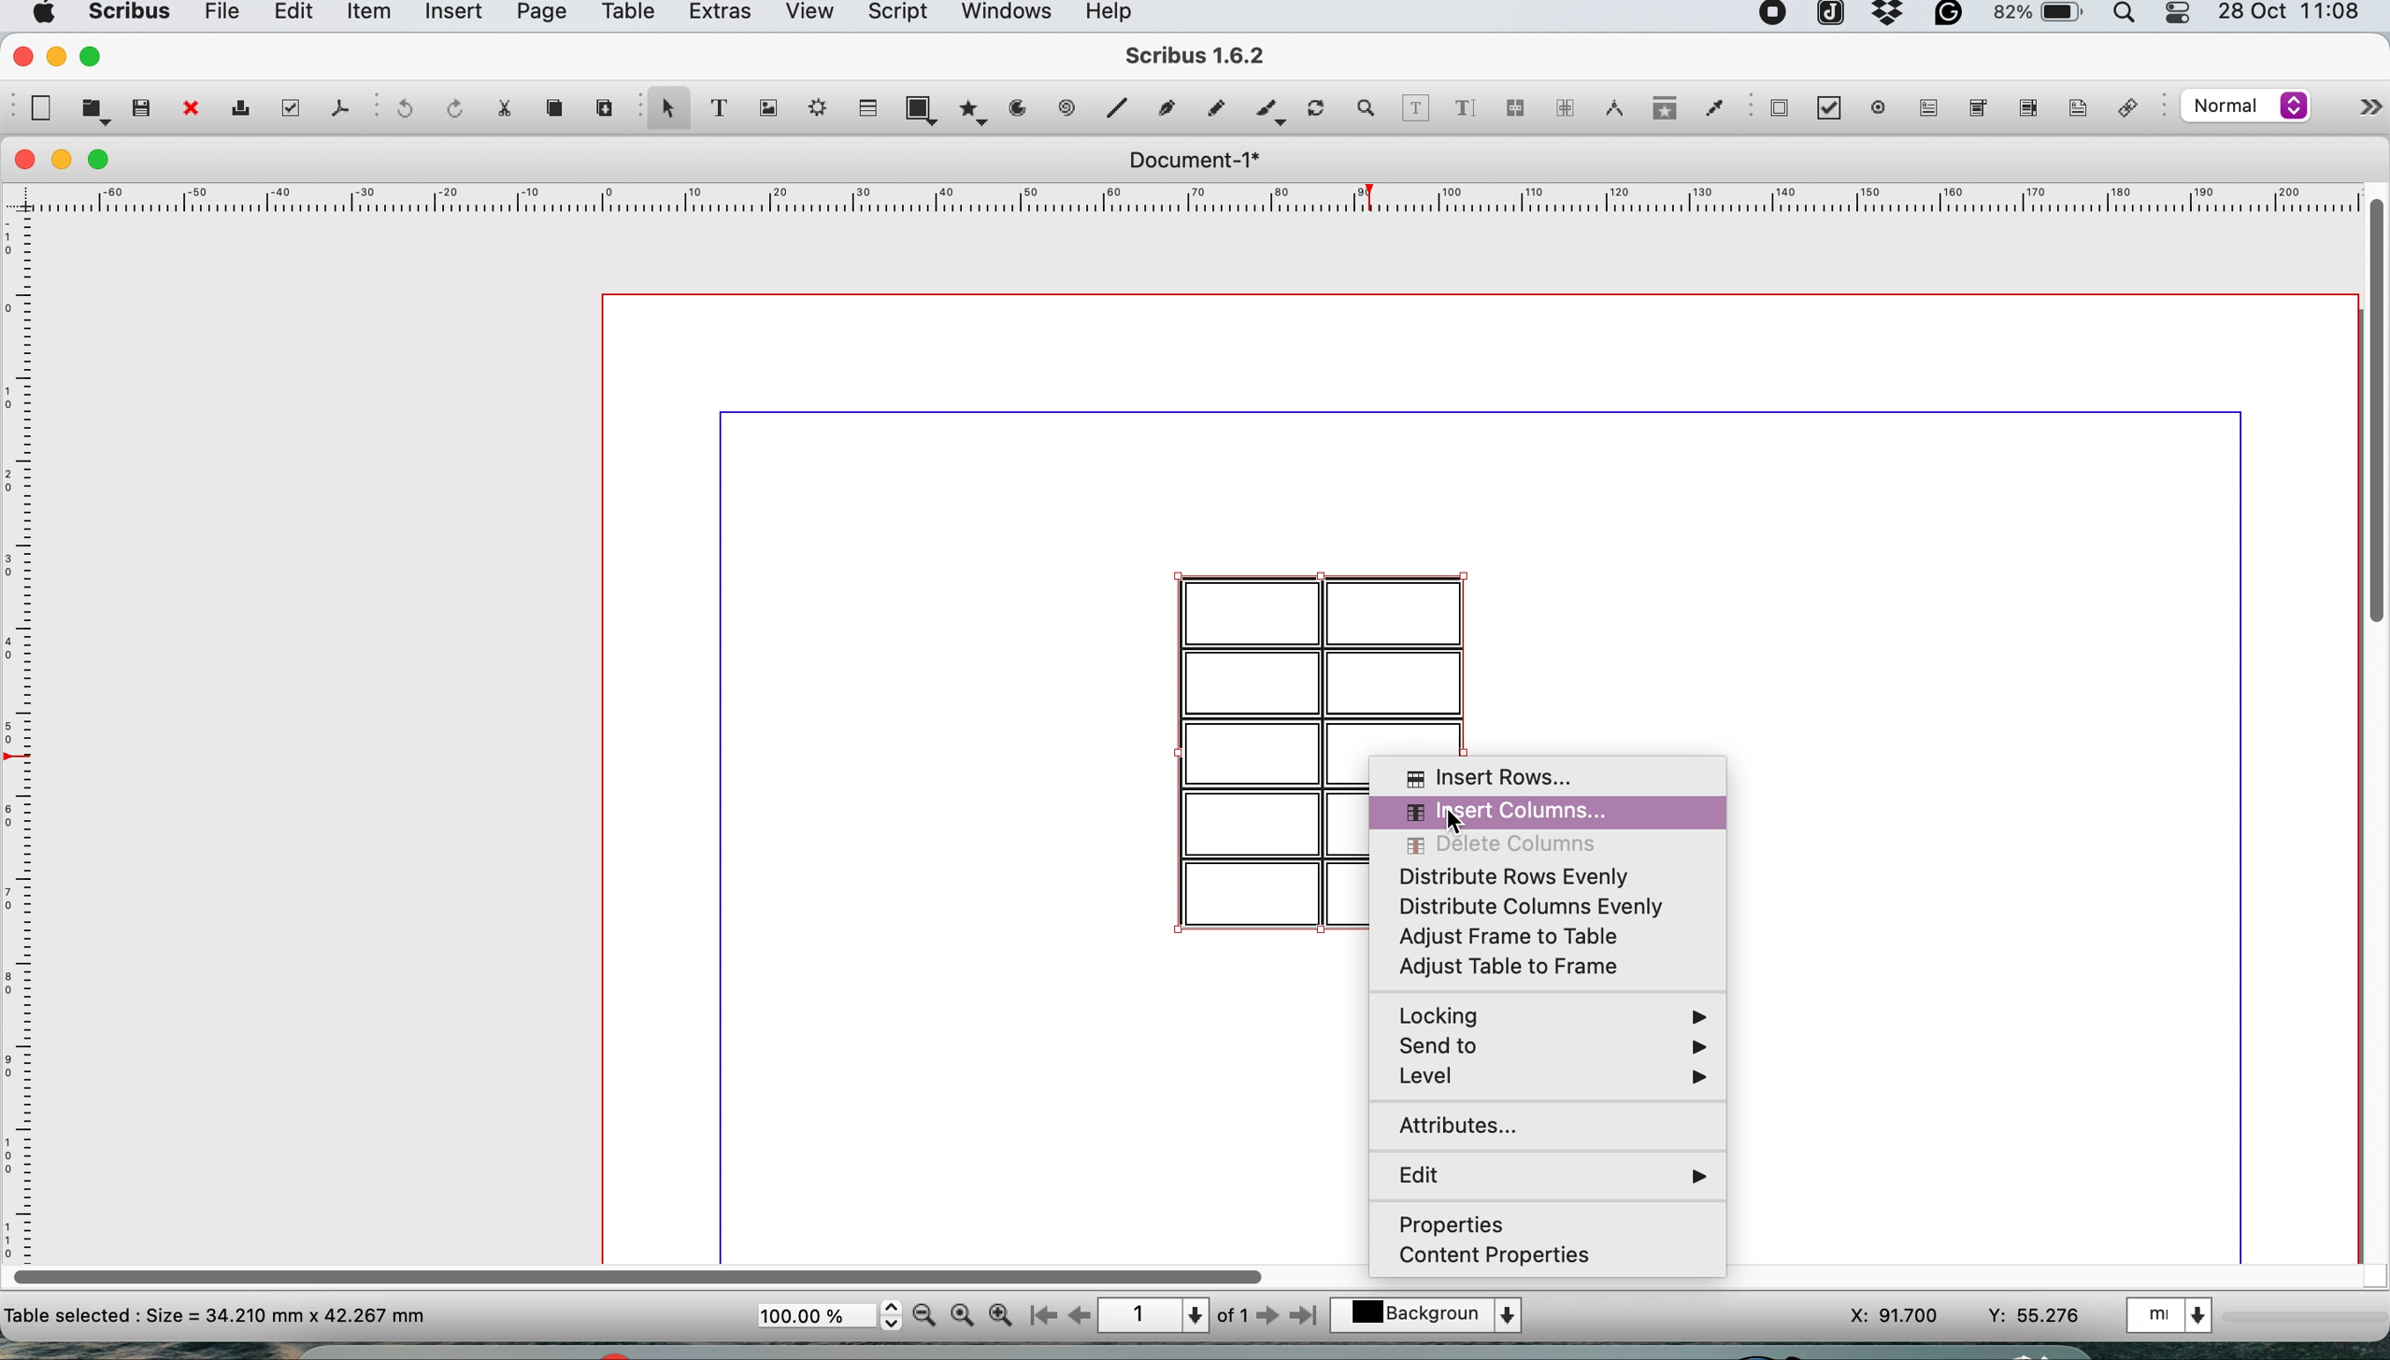  I want to click on save as pdf, so click(338, 107).